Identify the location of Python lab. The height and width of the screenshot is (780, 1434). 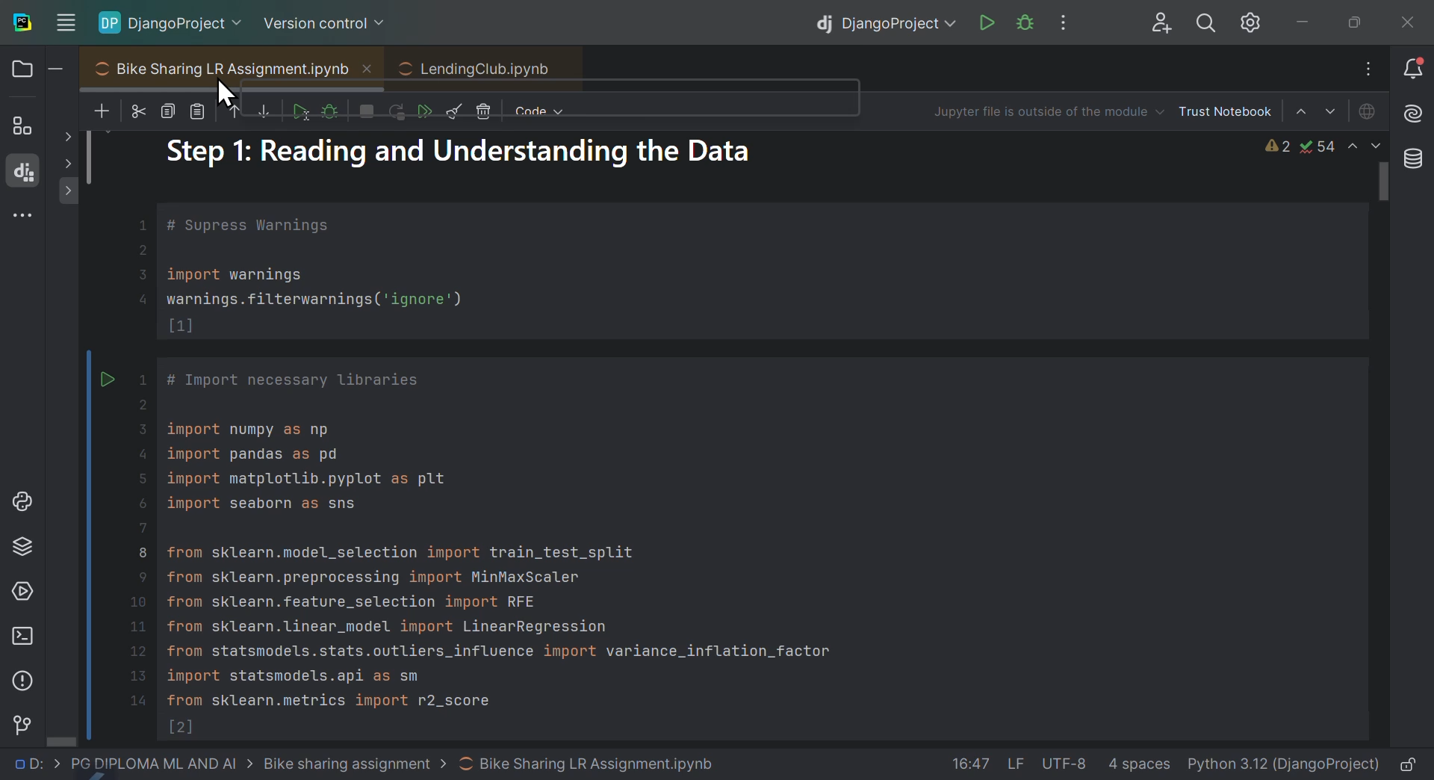
(28, 494).